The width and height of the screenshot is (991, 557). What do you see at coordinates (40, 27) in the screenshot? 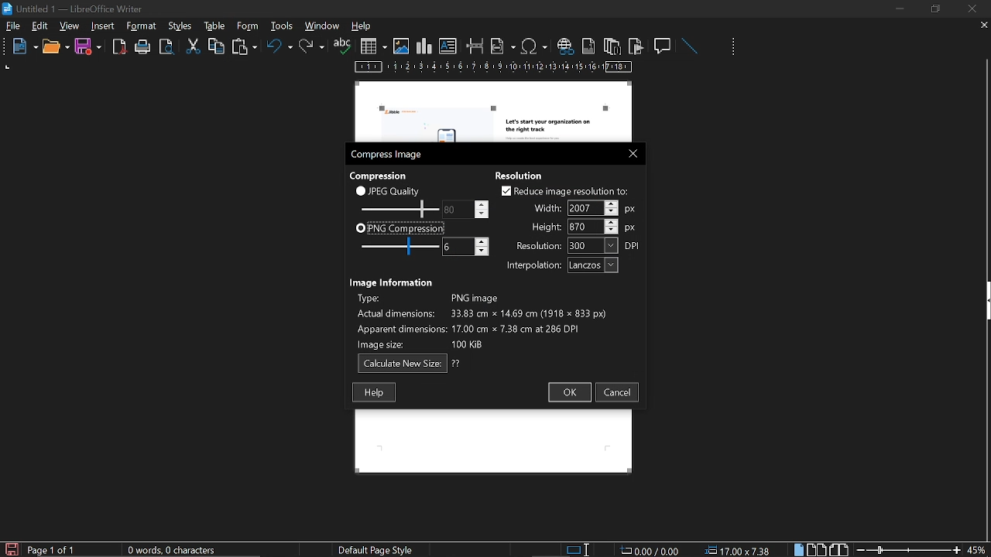
I see `edit` at bounding box center [40, 27].